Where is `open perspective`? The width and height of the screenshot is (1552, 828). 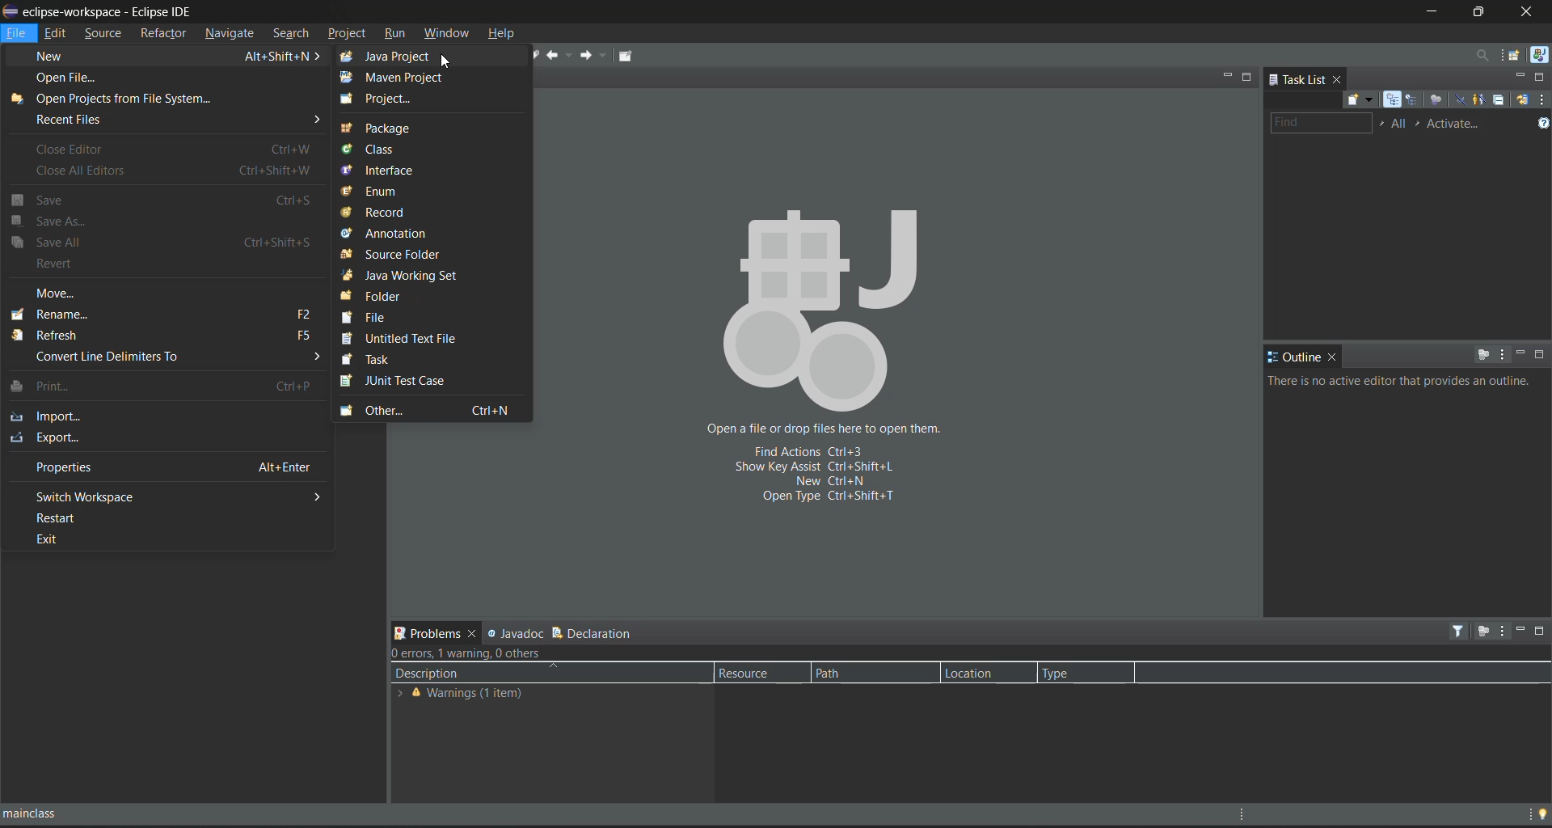
open perspective is located at coordinates (1512, 55).